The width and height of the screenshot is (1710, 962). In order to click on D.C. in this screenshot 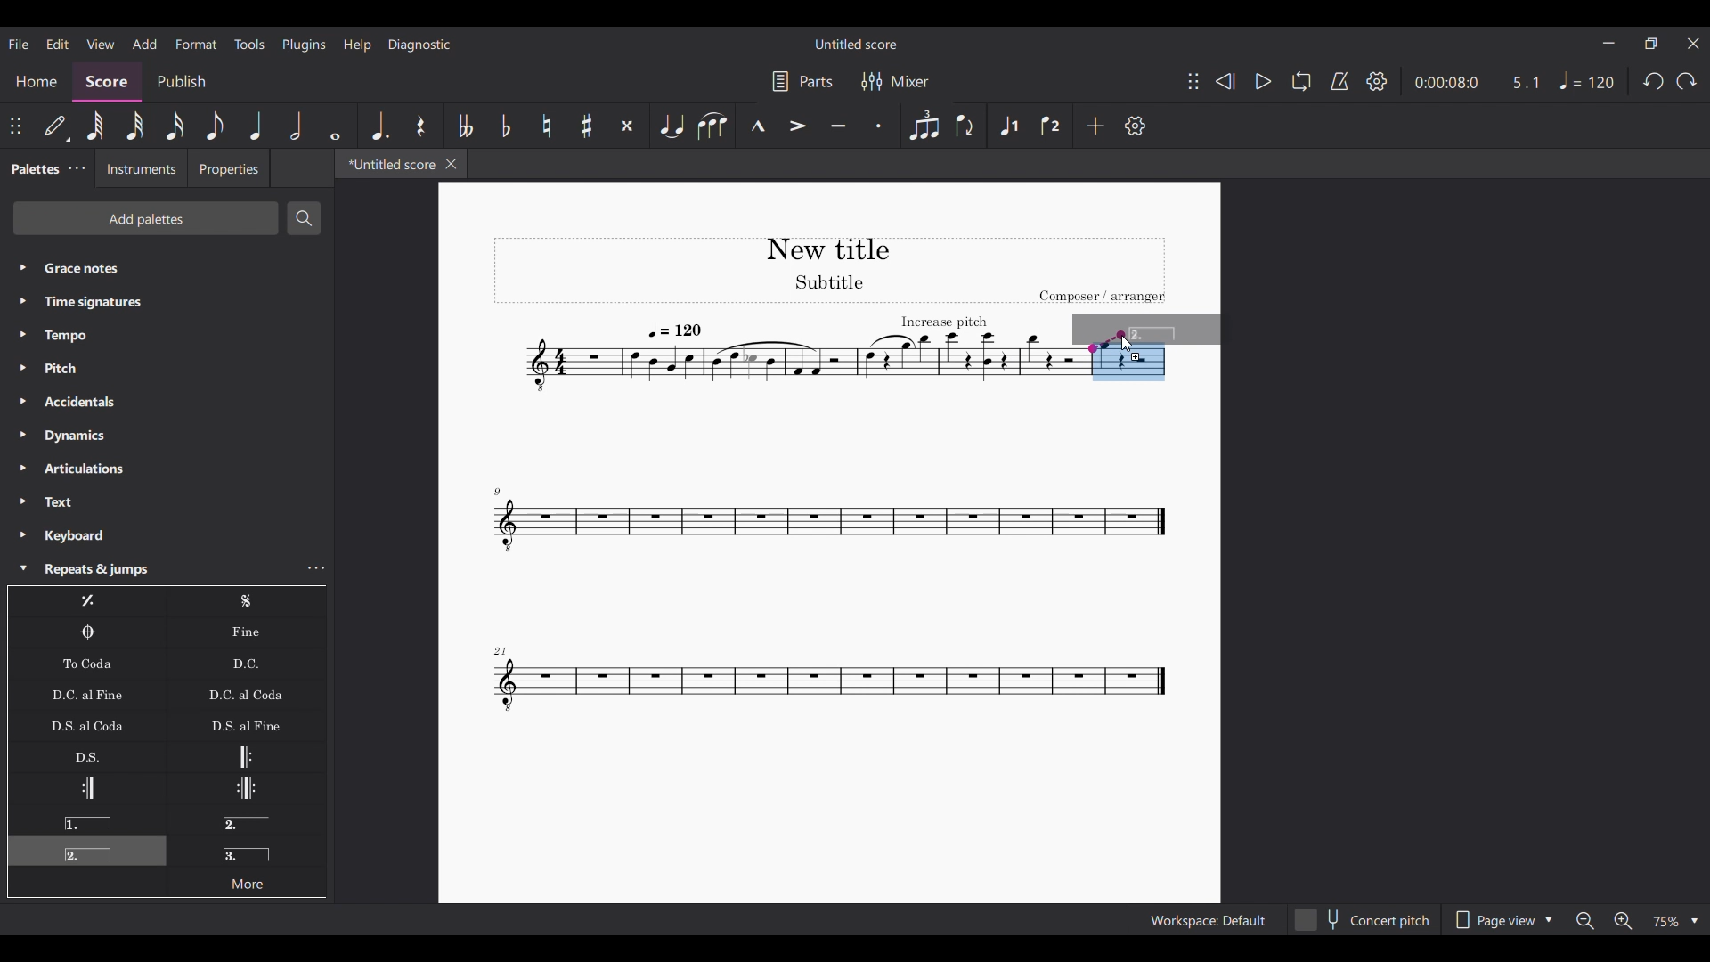, I will do `click(246, 664)`.